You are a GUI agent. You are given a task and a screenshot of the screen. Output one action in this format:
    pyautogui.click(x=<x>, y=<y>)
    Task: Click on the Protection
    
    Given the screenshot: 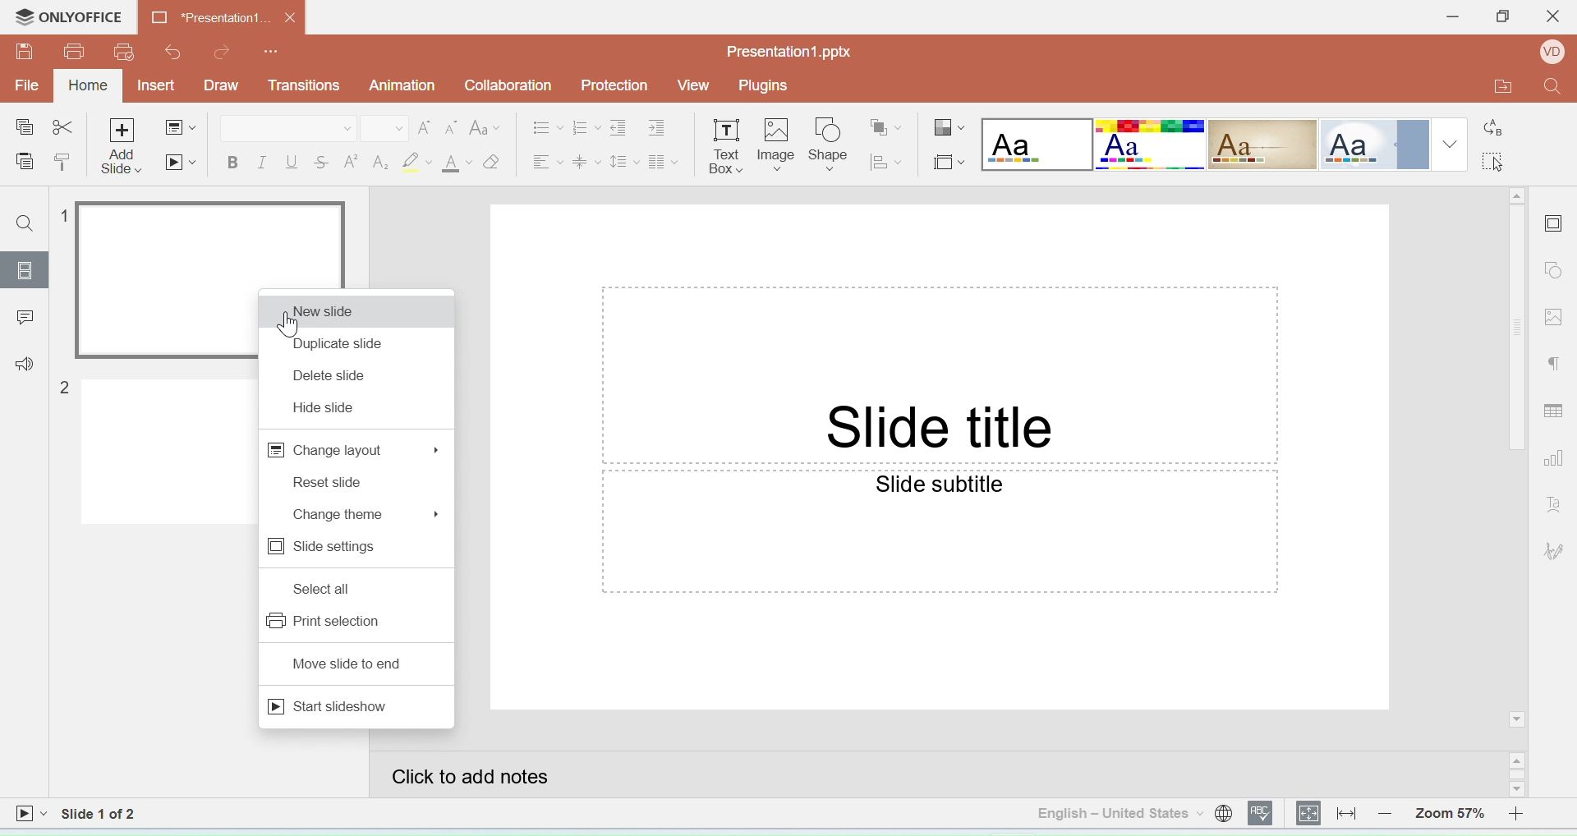 What is the action you would take?
    pyautogui.click(x=619, y=86)
    